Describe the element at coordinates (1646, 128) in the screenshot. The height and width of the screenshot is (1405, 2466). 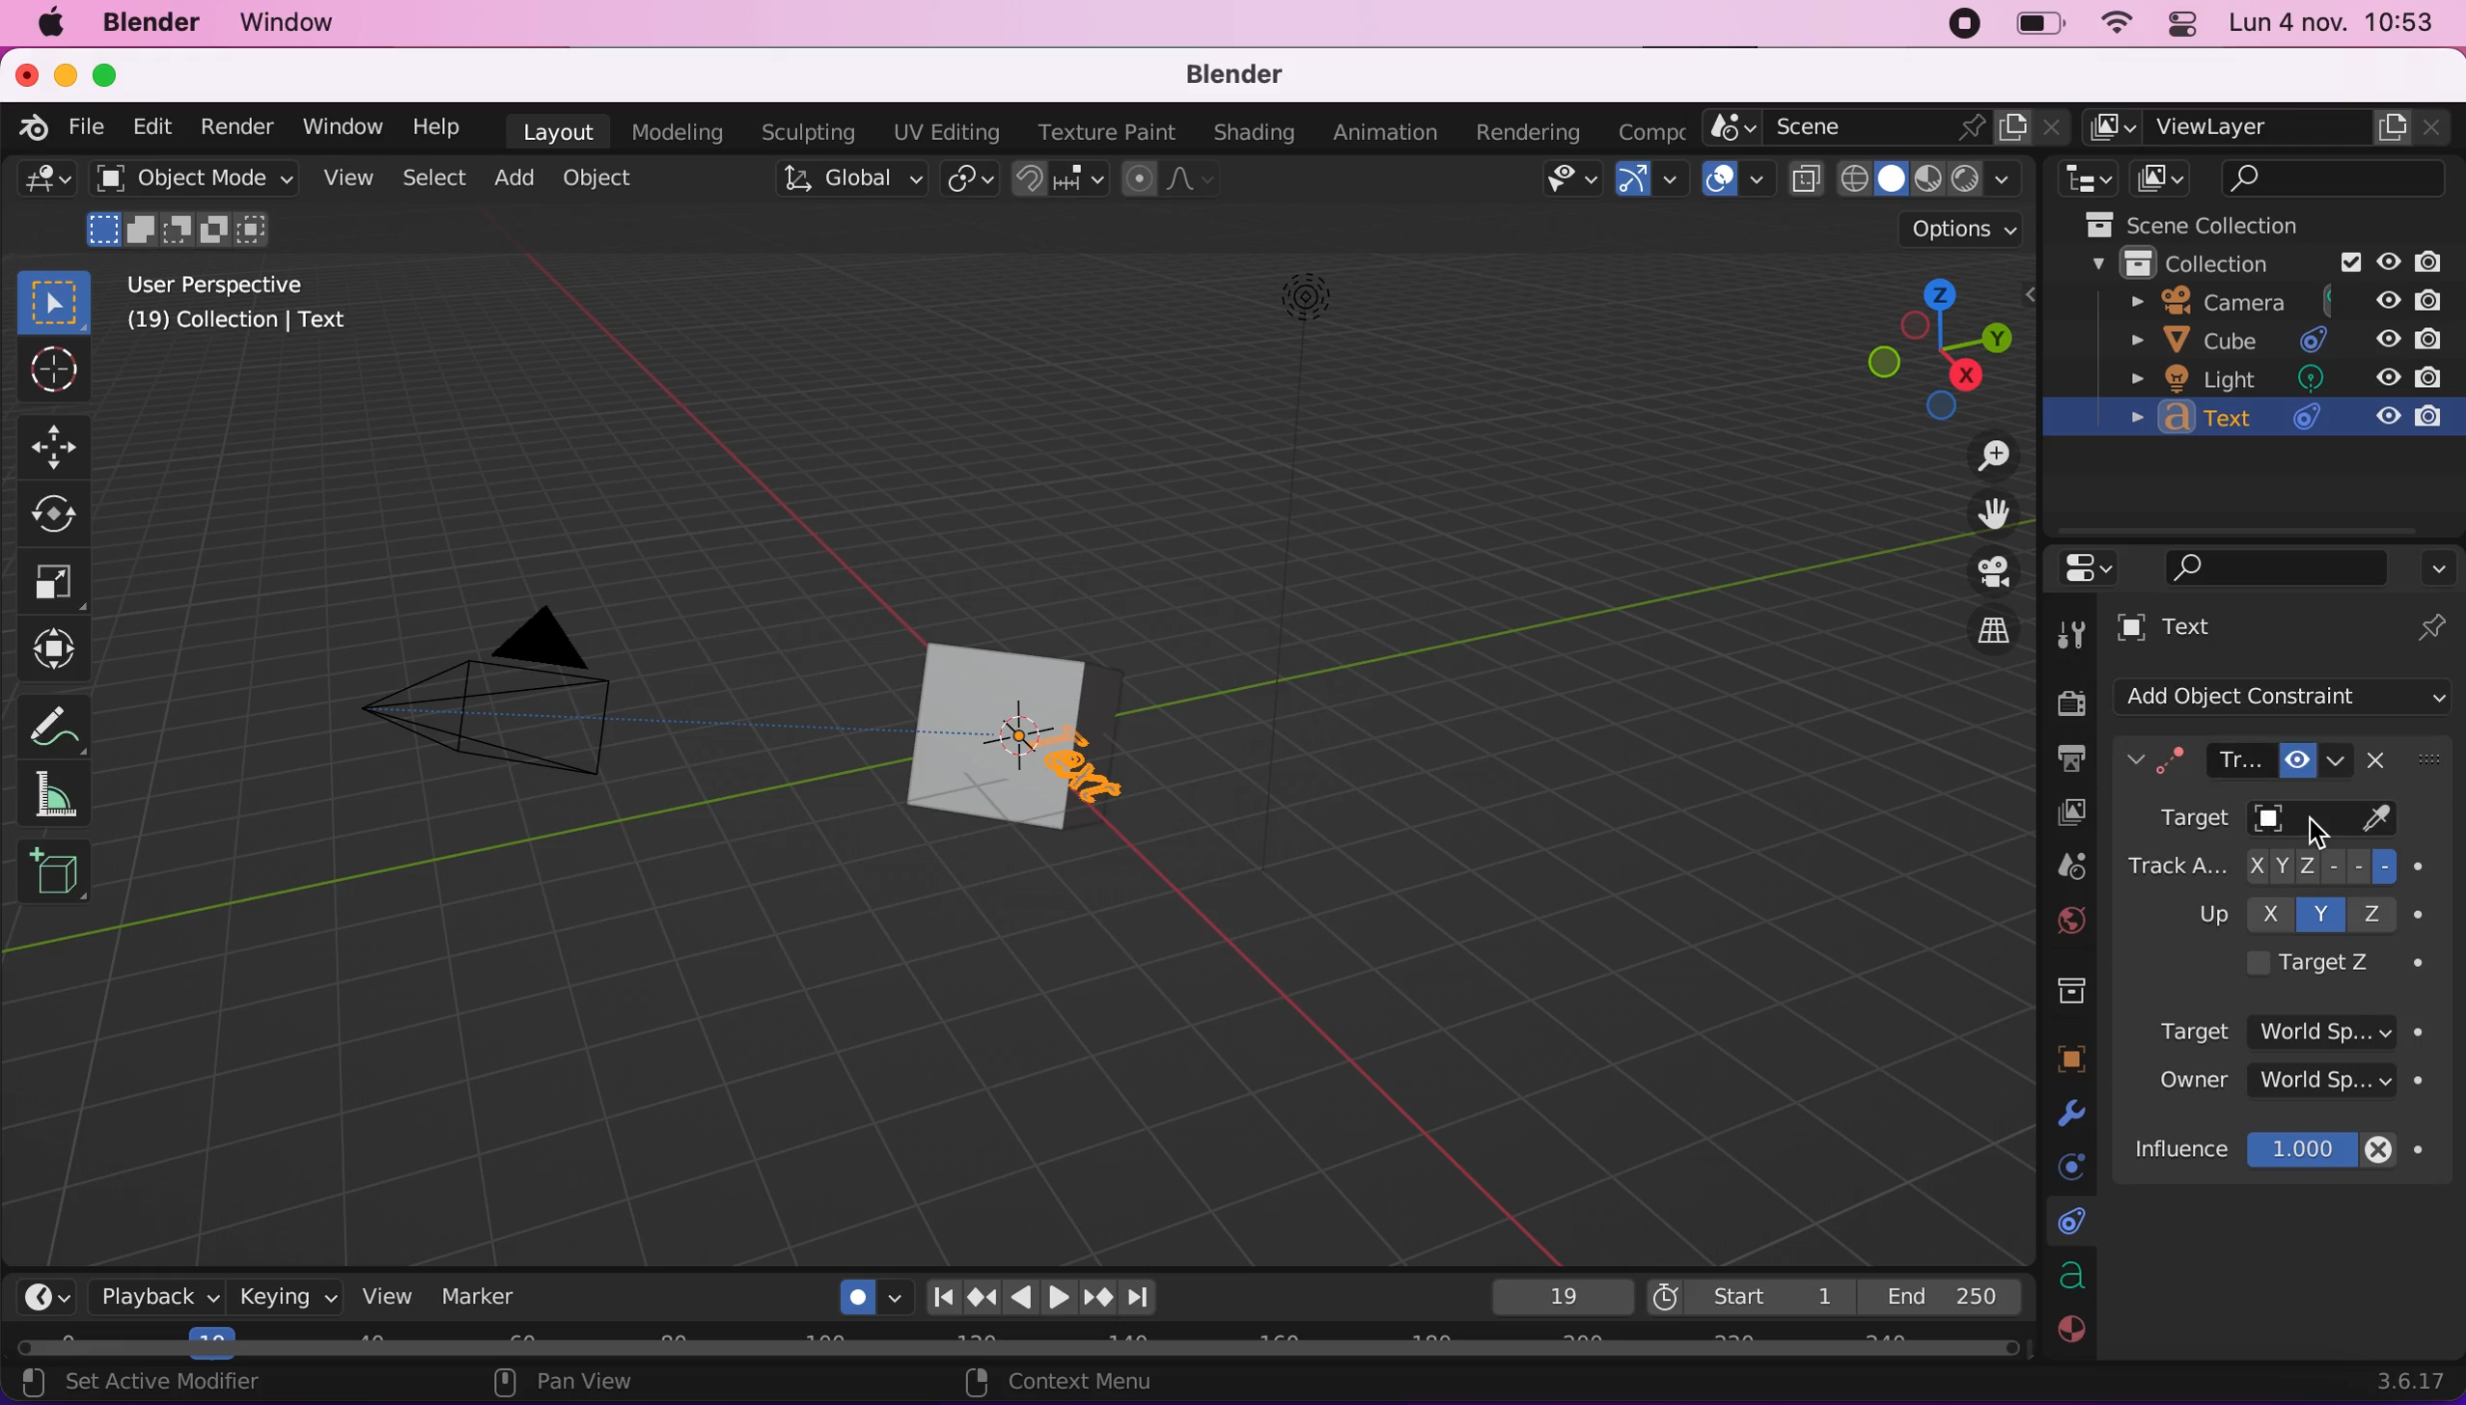
I see `composting` at that location.